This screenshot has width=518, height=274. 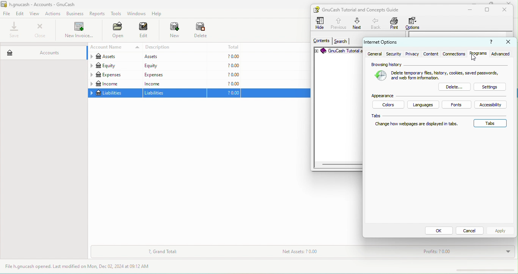 I want to click on bussiness, so click(x=75, y=14).